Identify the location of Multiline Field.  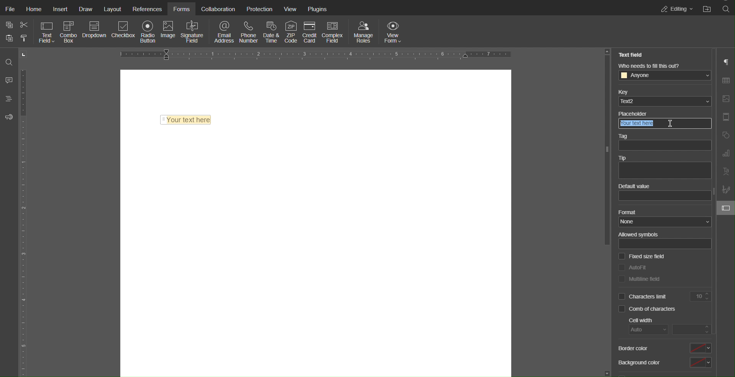
(640, 279).